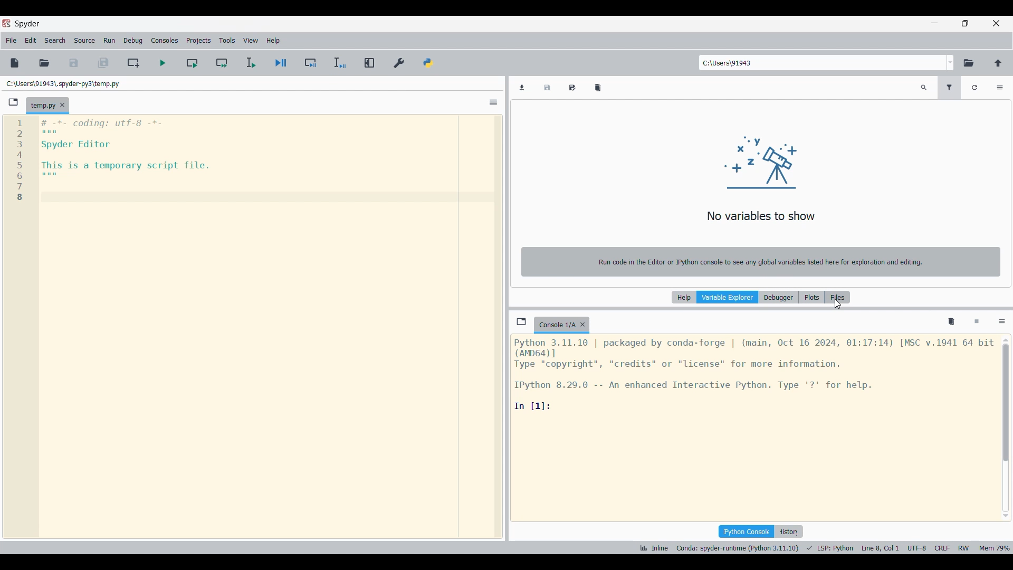 Image resolution: width=1013 pixels, height=570 pixels. Describe the element at coordinates (934, 23) in the screenshot. I see `Minimize` at that location.